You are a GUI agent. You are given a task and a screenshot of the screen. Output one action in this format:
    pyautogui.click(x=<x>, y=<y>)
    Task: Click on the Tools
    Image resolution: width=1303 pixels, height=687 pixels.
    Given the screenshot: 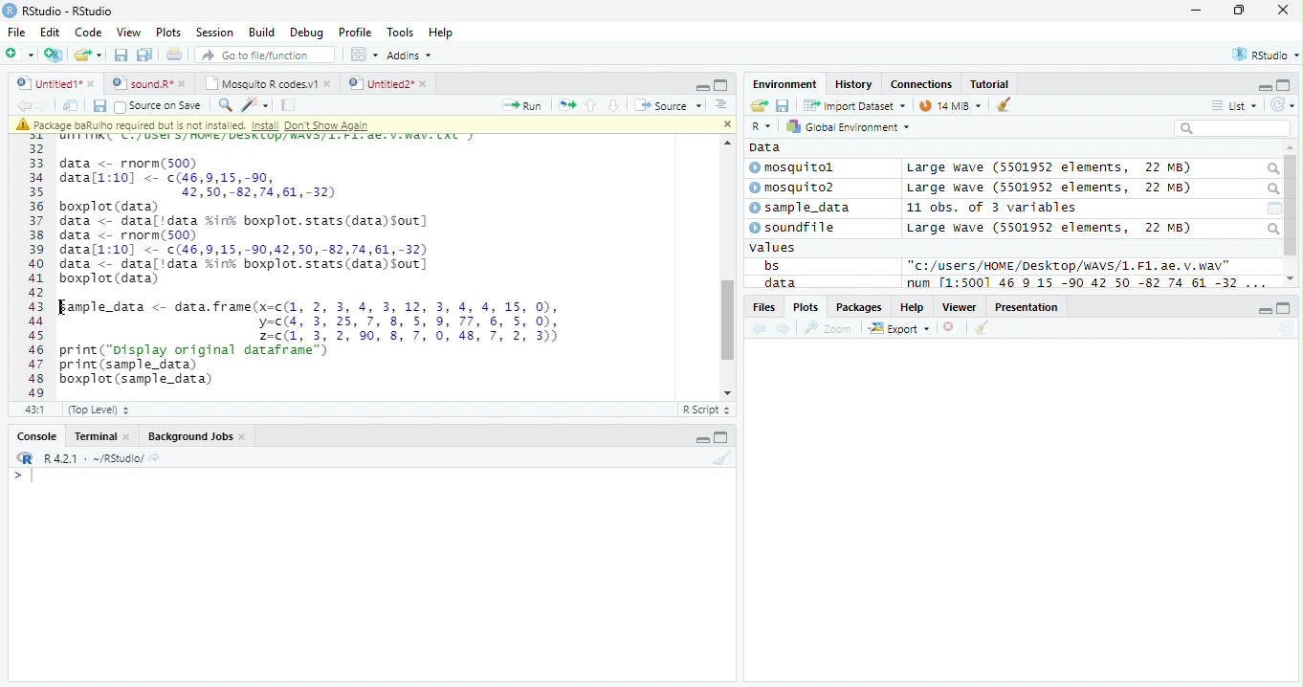 What is the action you would take?
    pyautogui.click(x=400, y=33)
    